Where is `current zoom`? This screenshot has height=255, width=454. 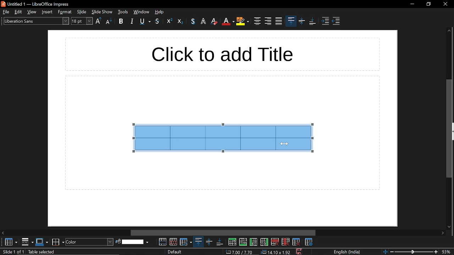
current zoom is located at coordinates (448, 251).